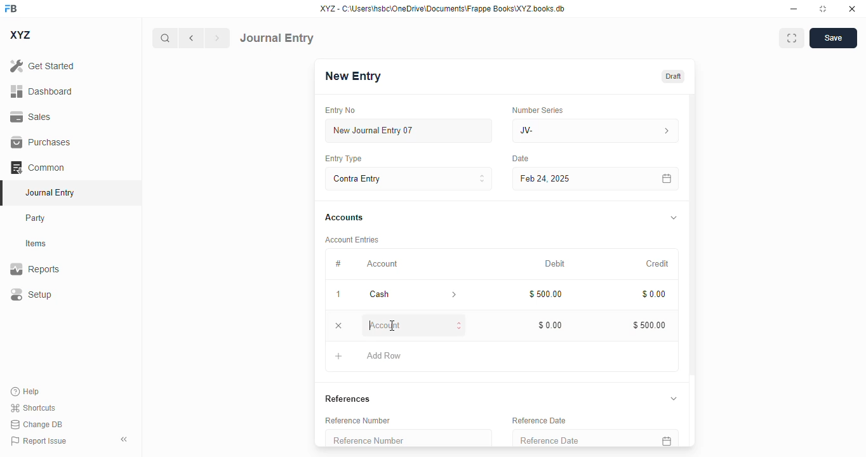 This screenshot has width=866, height=457. What do you see at coordinates (521, 159) in the screenshot?
I see `date` at bounding box center [521, 159].